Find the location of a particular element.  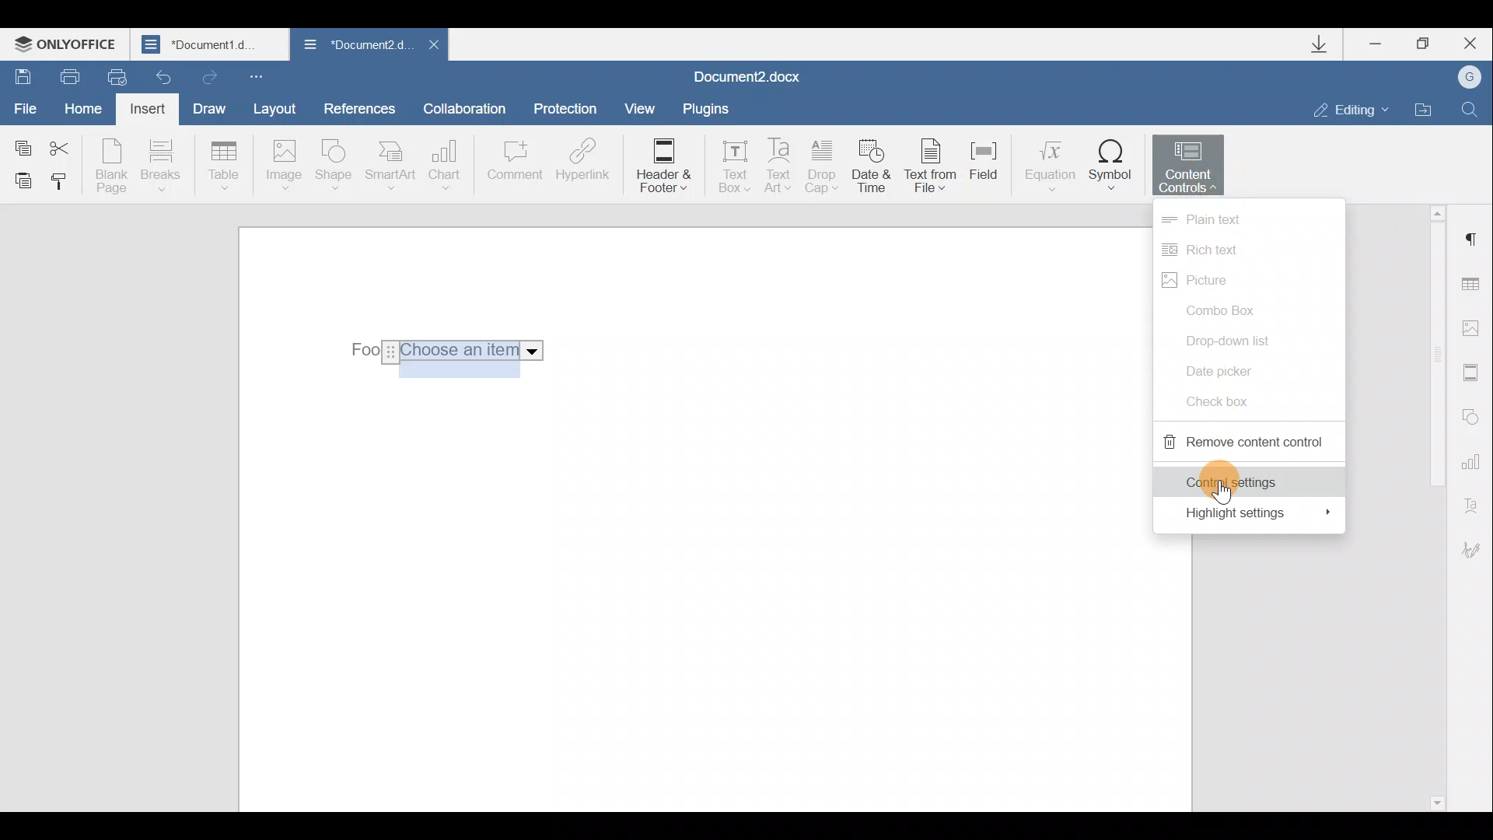

Undo is located at coordinates (165, 72).